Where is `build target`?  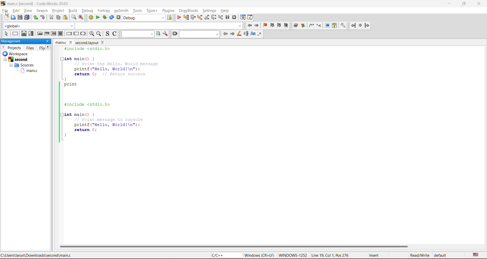 build target is located at coordinates (144, 18).